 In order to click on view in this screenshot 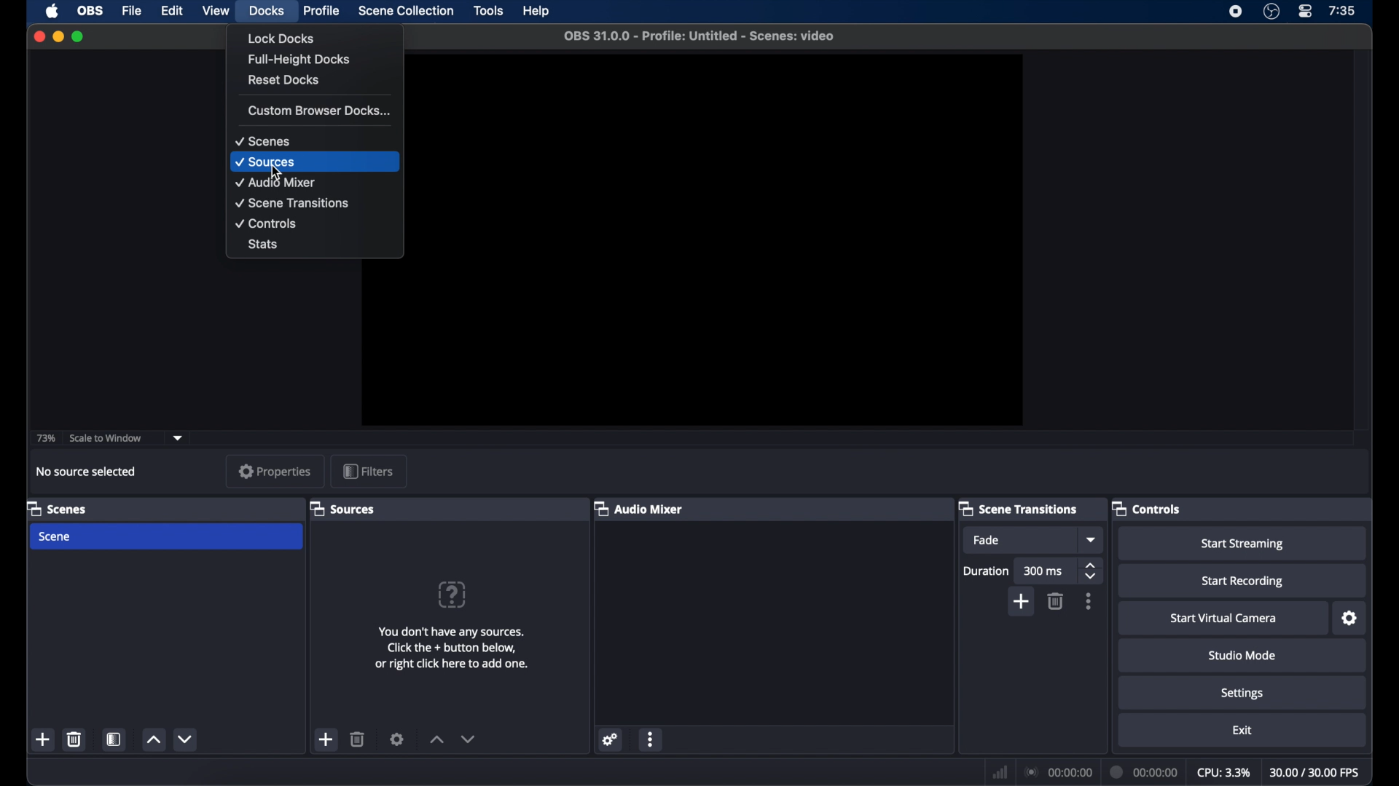, I will do `click(215, 11)`.